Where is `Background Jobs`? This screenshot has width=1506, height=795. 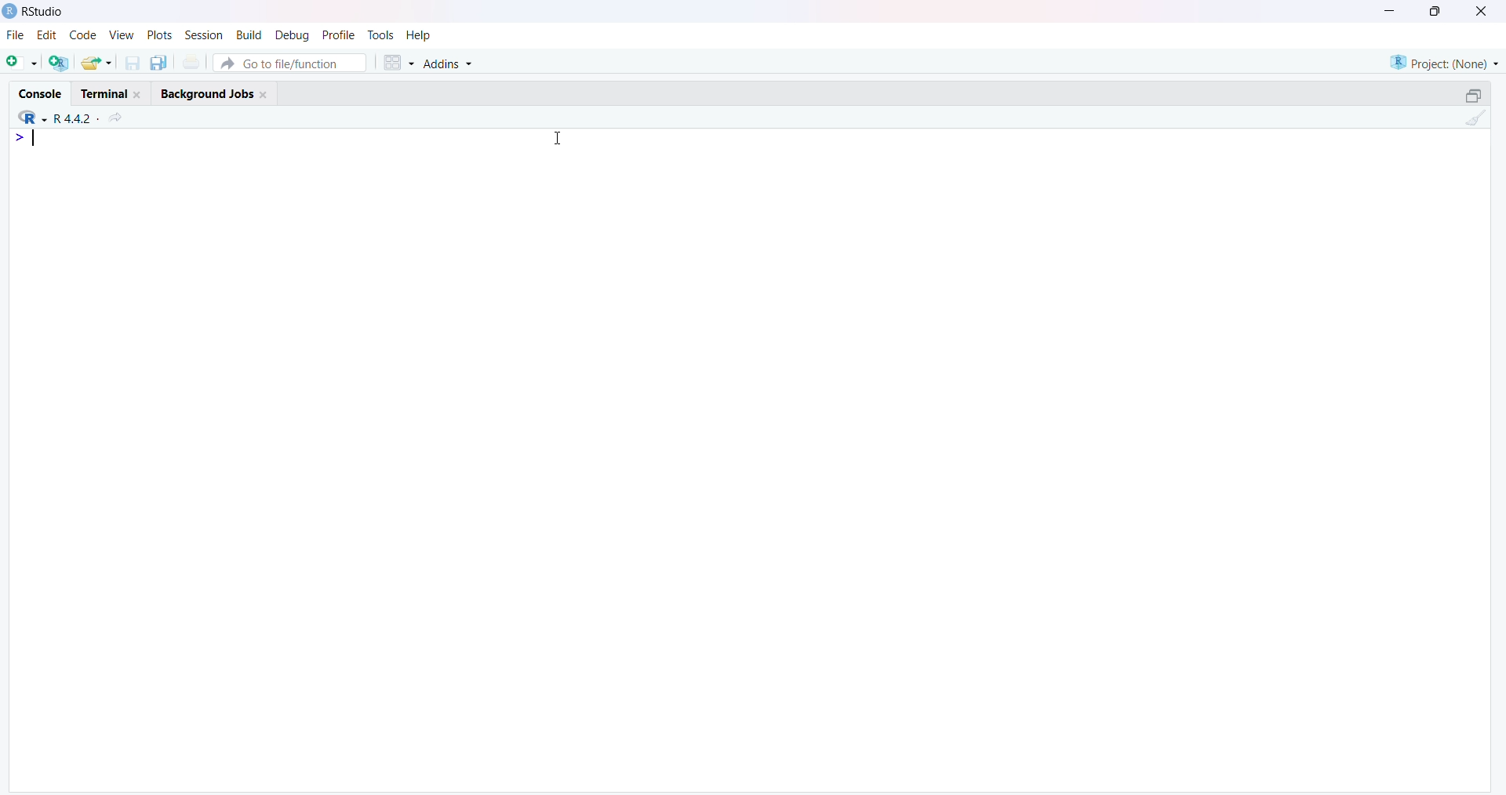
Background Jobs is located at coordinates (219, 92).